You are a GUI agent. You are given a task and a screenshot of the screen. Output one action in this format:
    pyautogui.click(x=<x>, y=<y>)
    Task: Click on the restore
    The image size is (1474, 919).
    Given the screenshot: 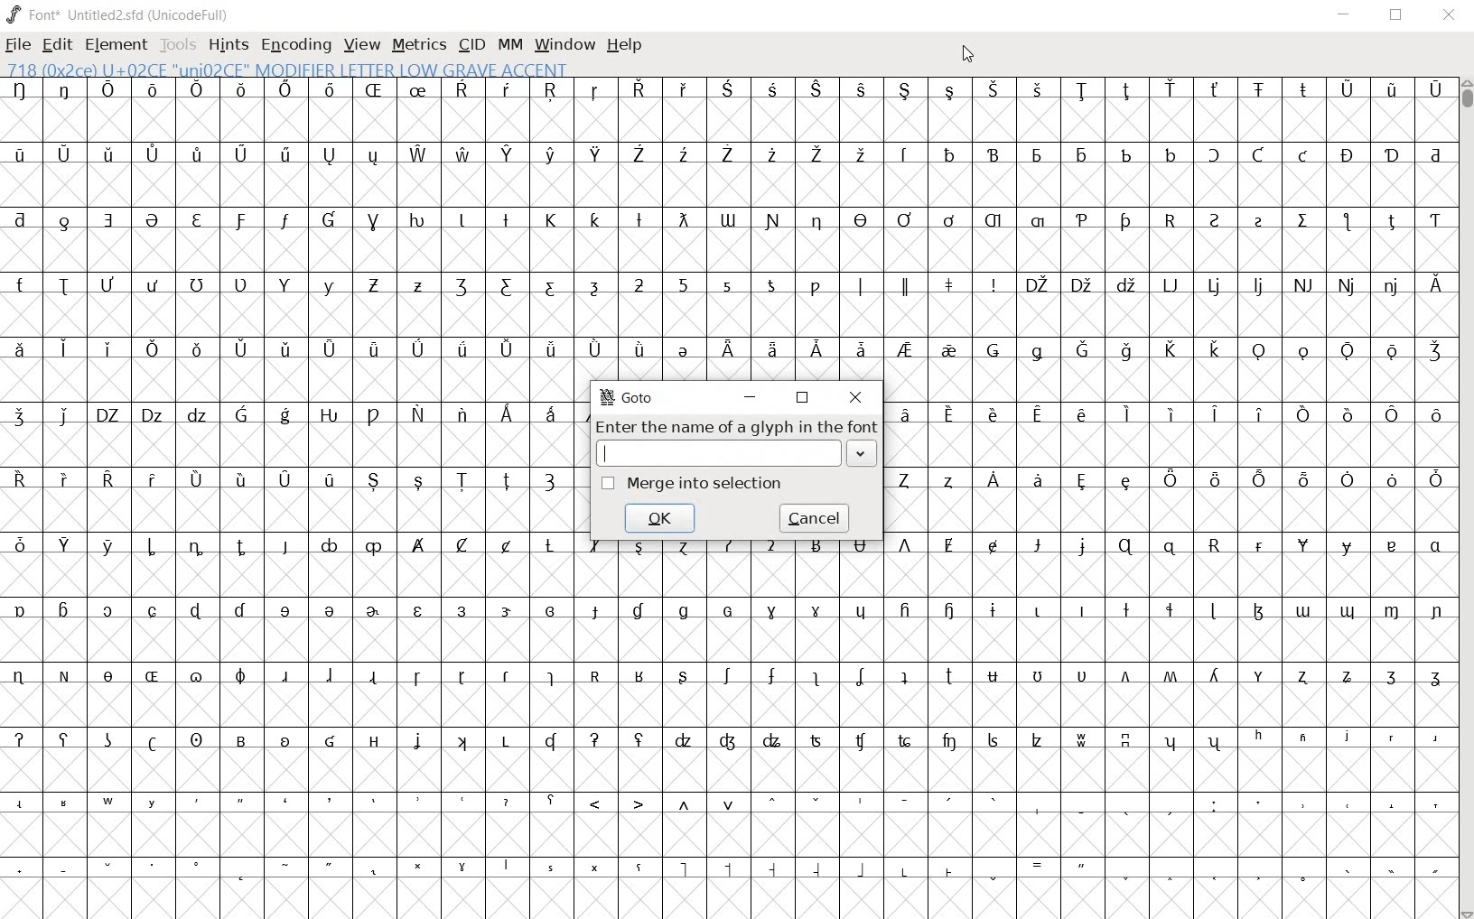 What is the action you would take?
    pyautogui.click(x=1398, y=15)
    